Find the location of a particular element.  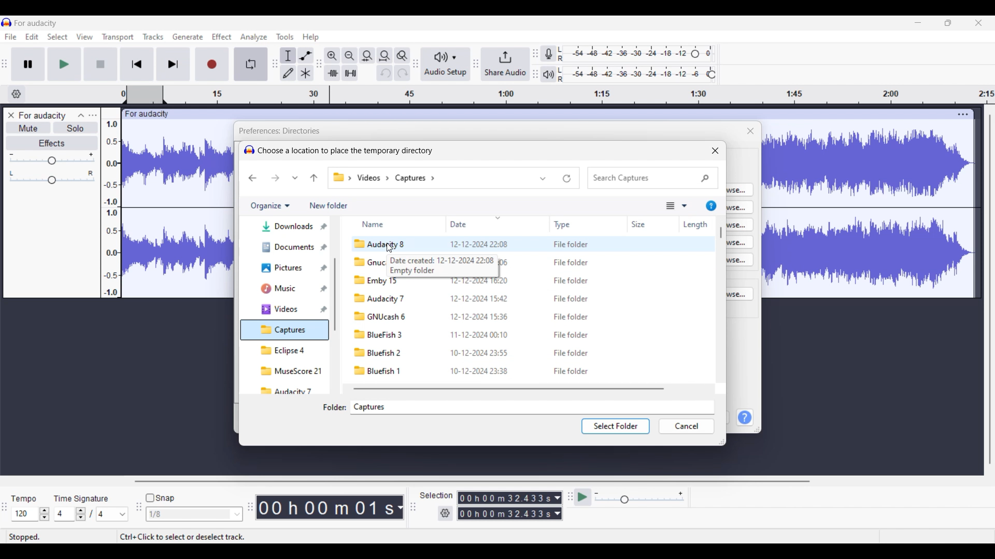

Enable looping is located at coordinates (251, 64).